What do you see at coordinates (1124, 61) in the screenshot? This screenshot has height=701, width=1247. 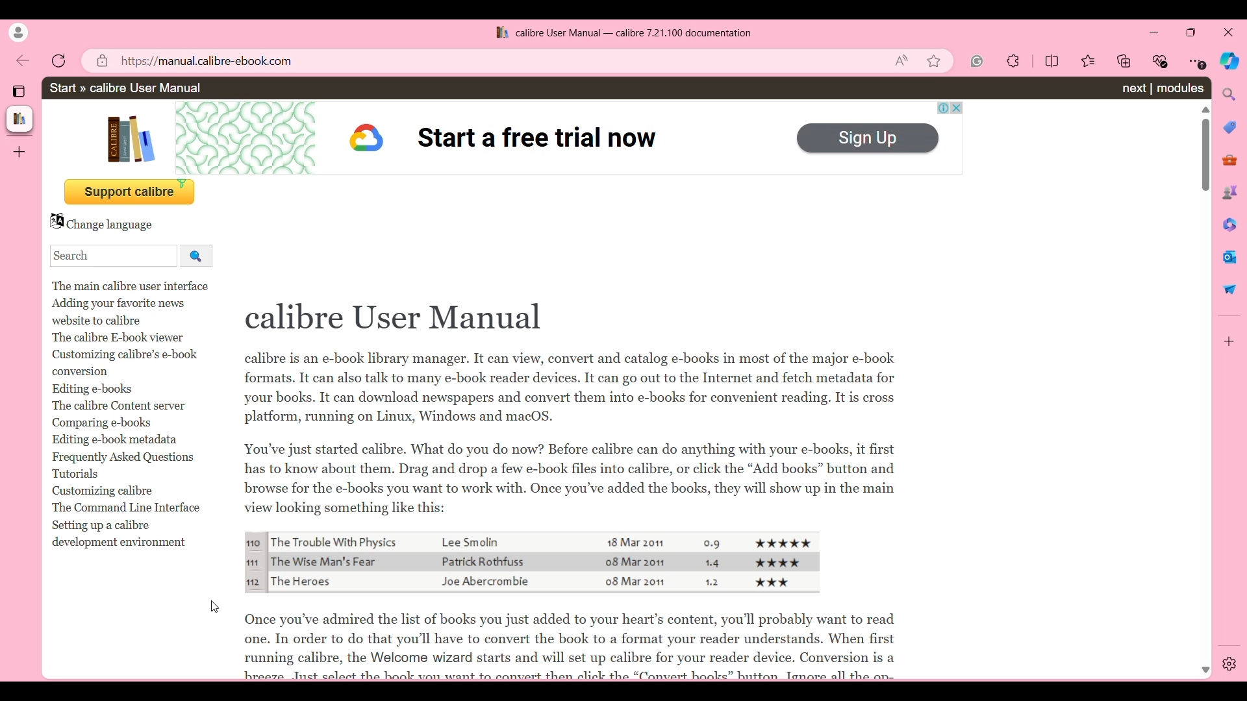 I see `Collections` at bounding box center [1124, 61].